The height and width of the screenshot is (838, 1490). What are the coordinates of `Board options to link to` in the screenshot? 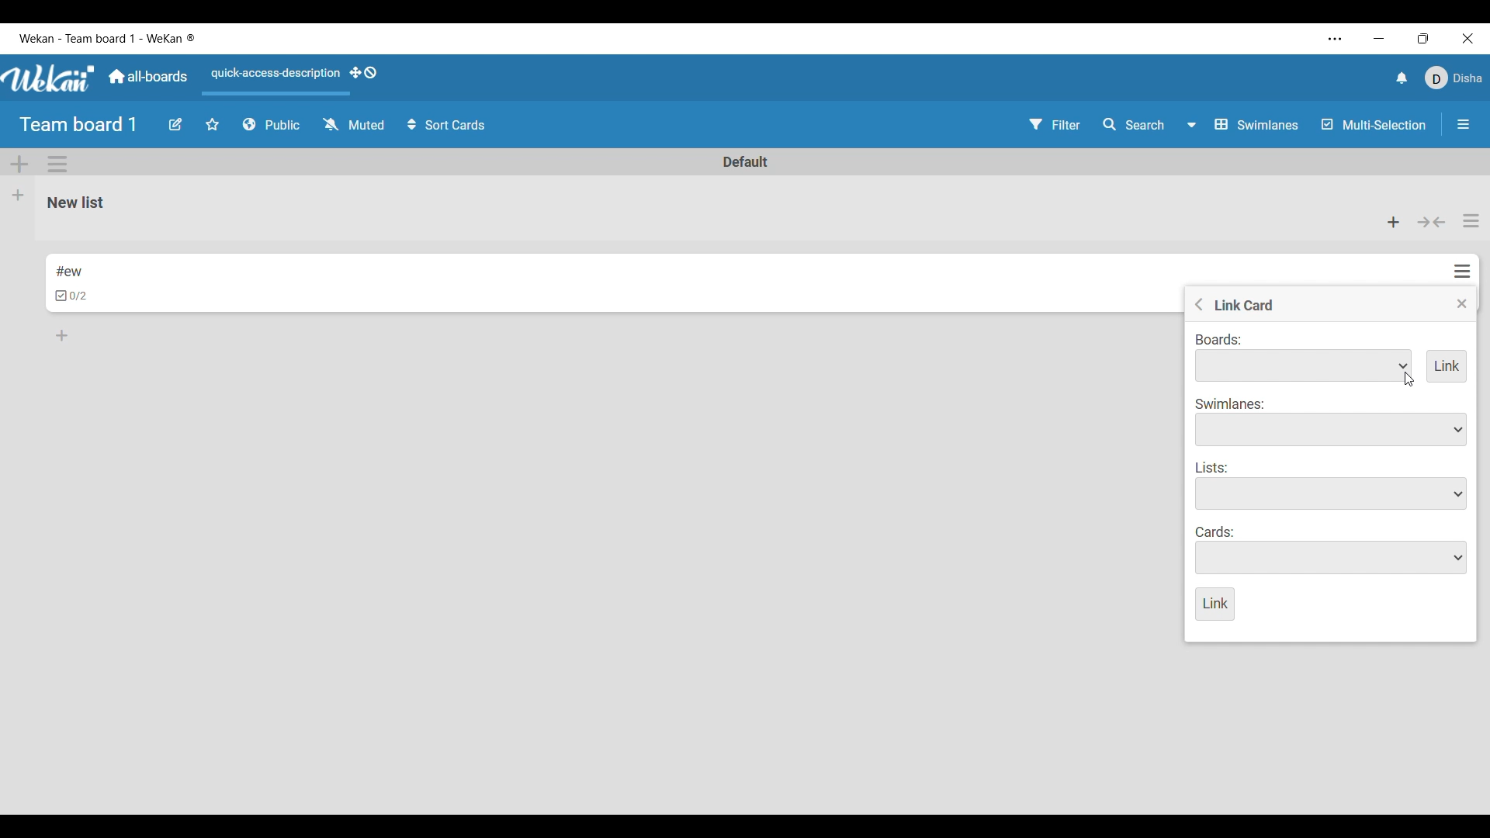 It's located at (1303, 365).